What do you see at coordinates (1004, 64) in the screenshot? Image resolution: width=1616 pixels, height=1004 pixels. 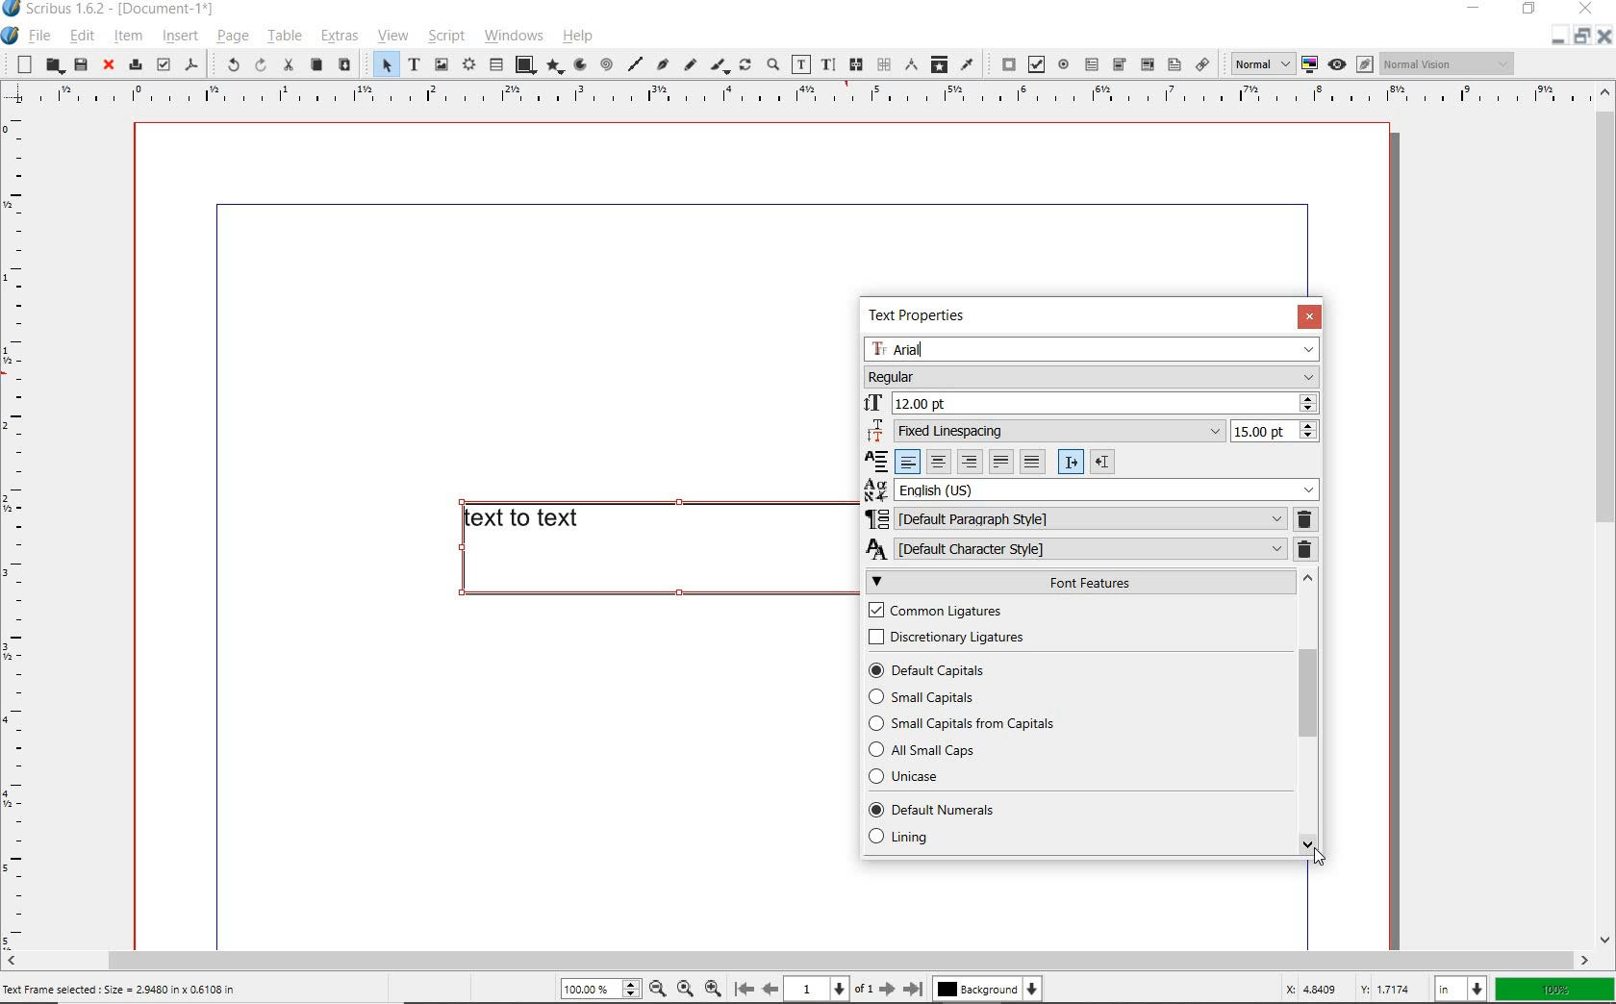 I see `pdf push button` at bounding box center [1004, 64].